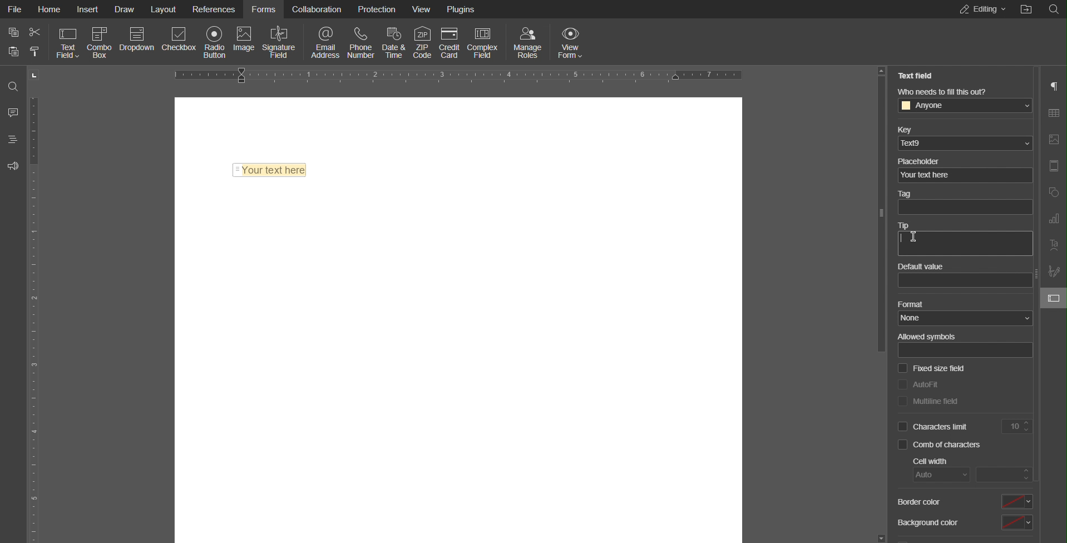 This screenshot has height=543, width=1067. I want to click on Text Field, so click(269, 171).